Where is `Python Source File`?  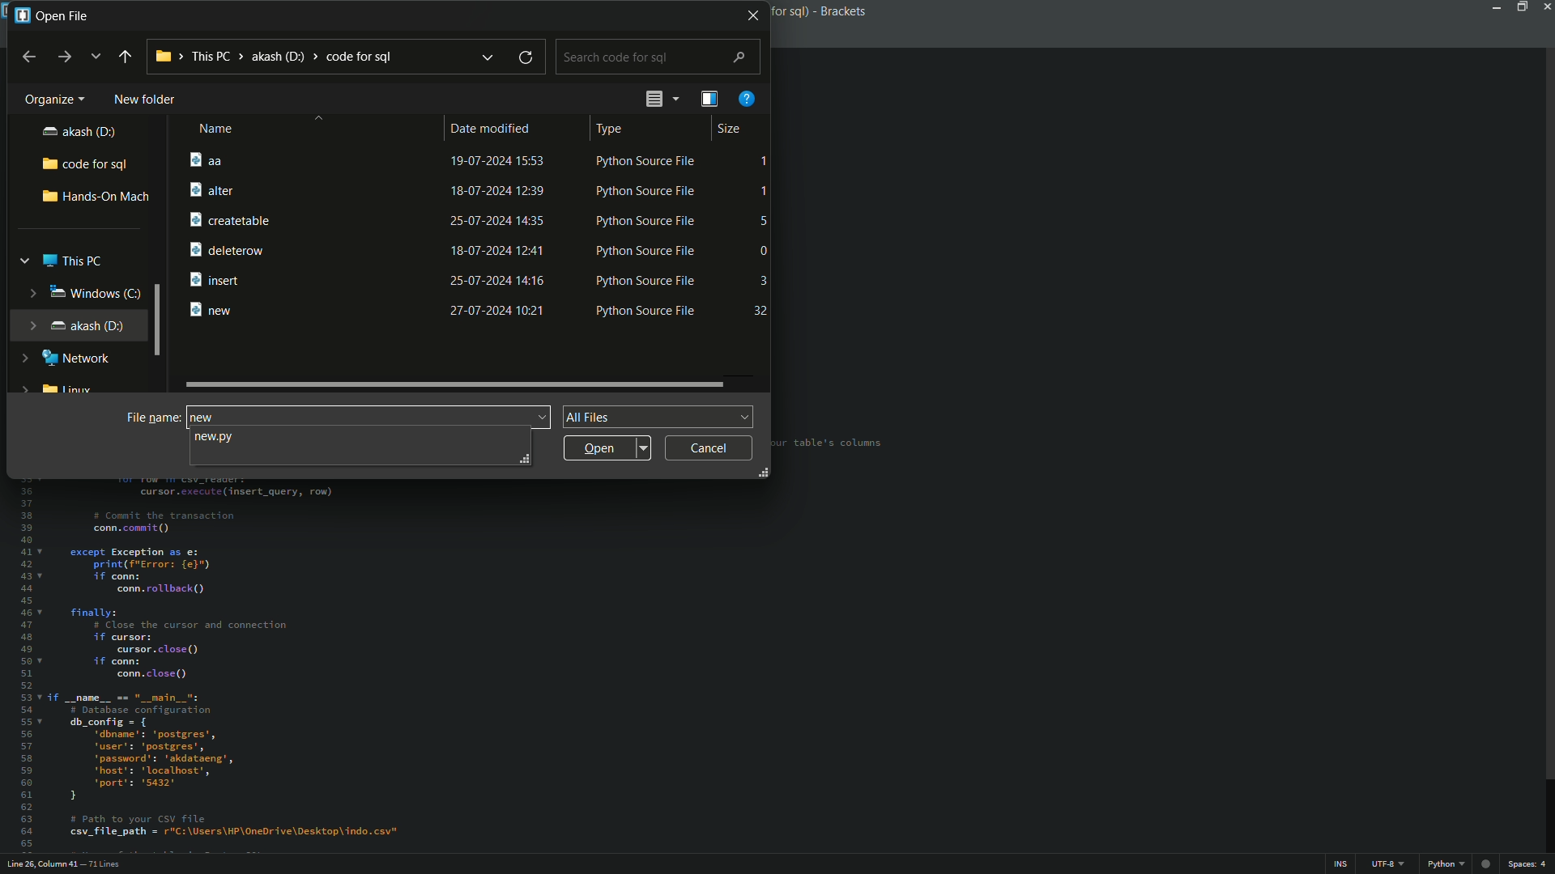 Python Source File is located at coordinates (651, 314).